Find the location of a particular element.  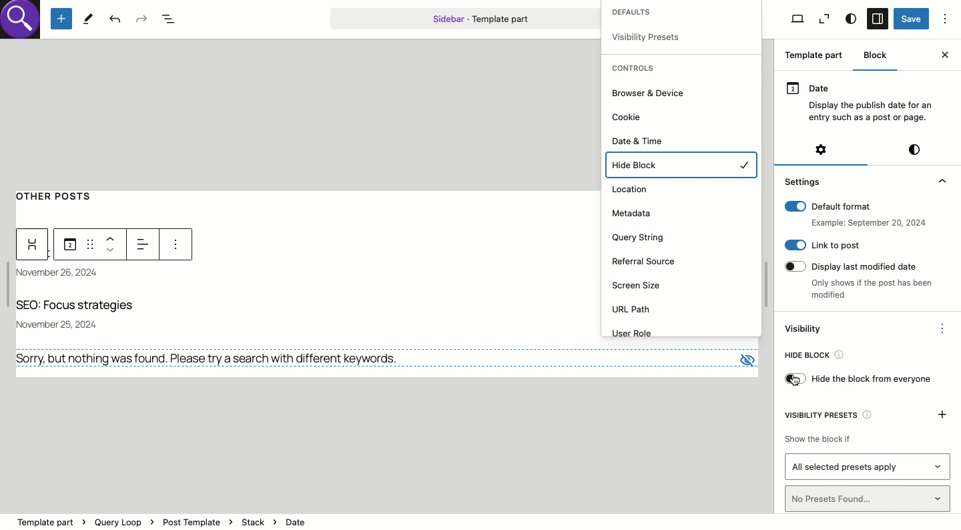

Hide block is located at coordinates (683, 164).